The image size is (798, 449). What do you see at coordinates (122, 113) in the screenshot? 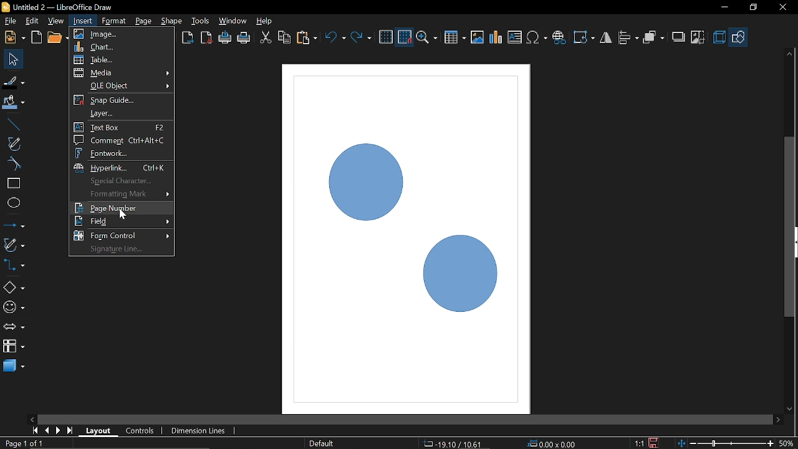
I see `Layer` at bounding box center [122, 113].